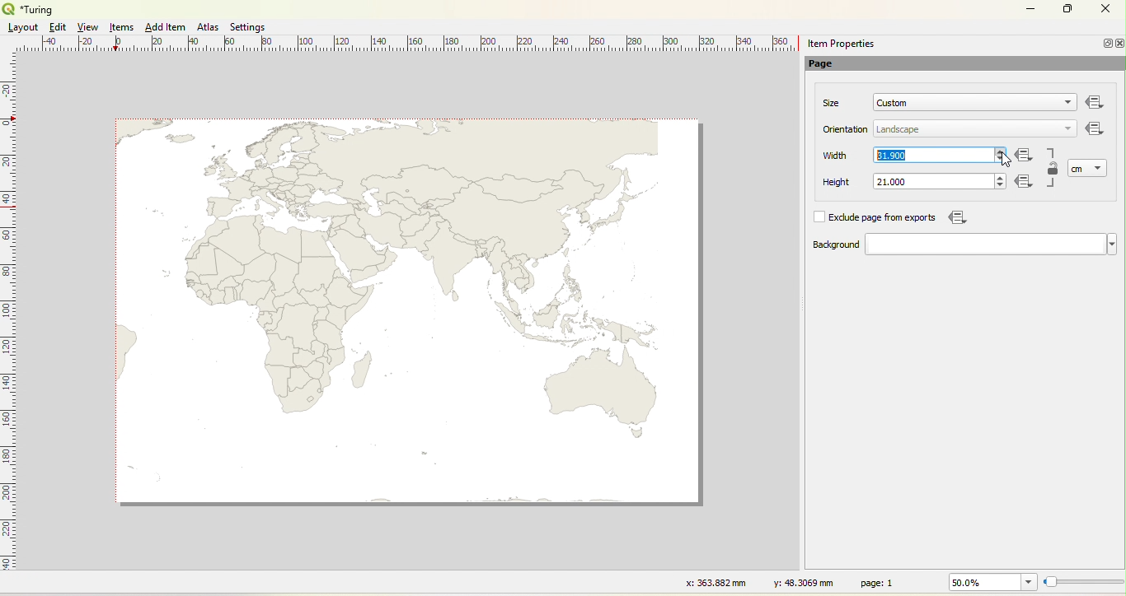 This screenshot has height=596, width=1126. What do you see at coordinates (991, 244) in the screenshot?
I see `dropdown` at bounding box center [991, 244].